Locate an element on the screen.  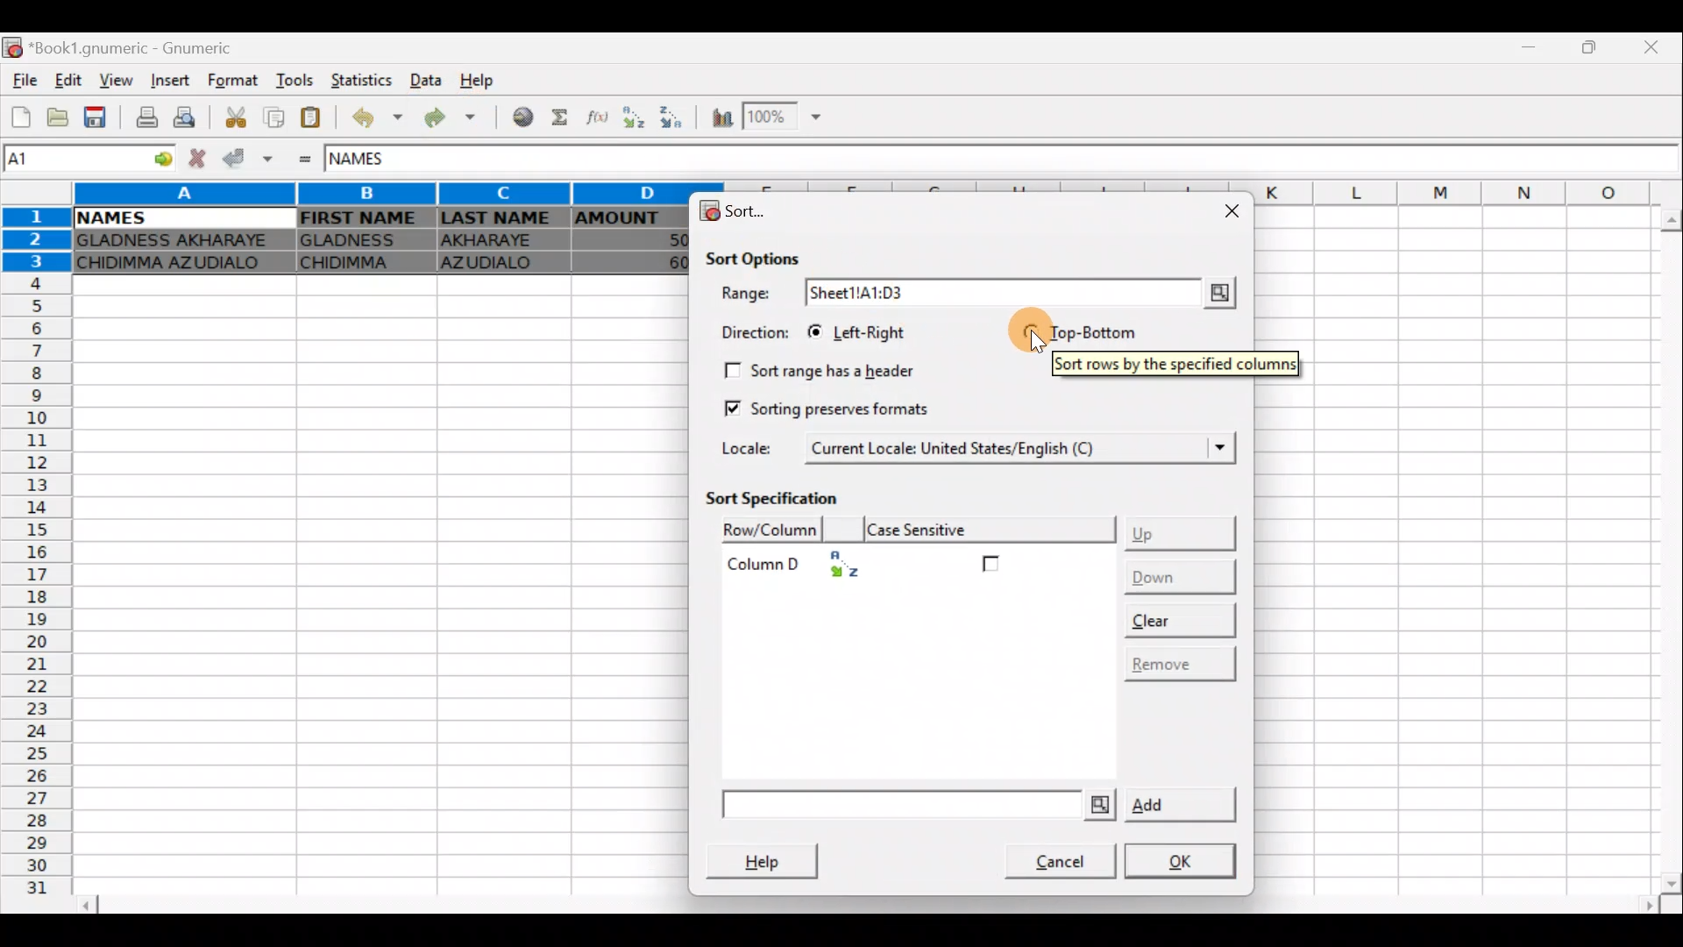
Close is located at coordinates (1658, 47).